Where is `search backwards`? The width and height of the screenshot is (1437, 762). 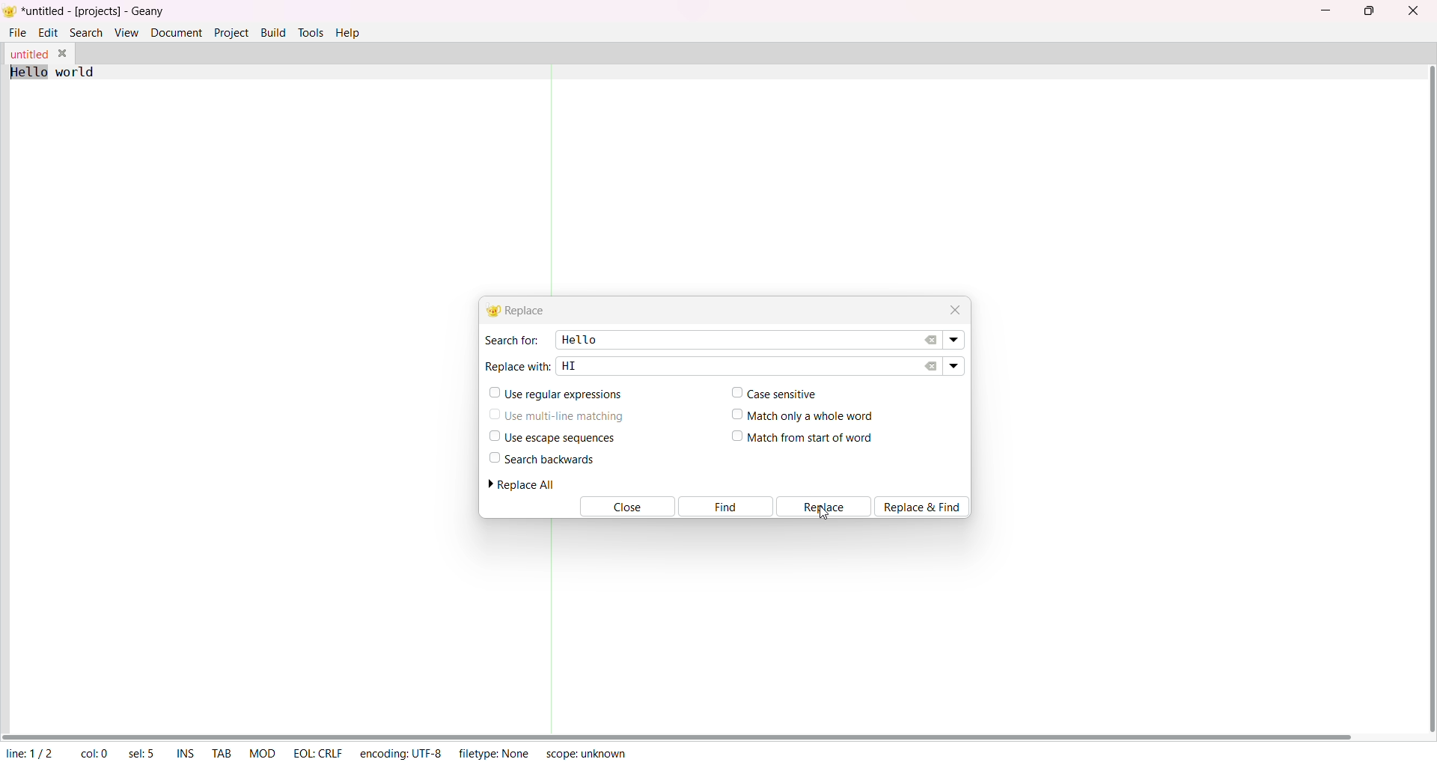
search backwards is located at coordinates (540, 459).